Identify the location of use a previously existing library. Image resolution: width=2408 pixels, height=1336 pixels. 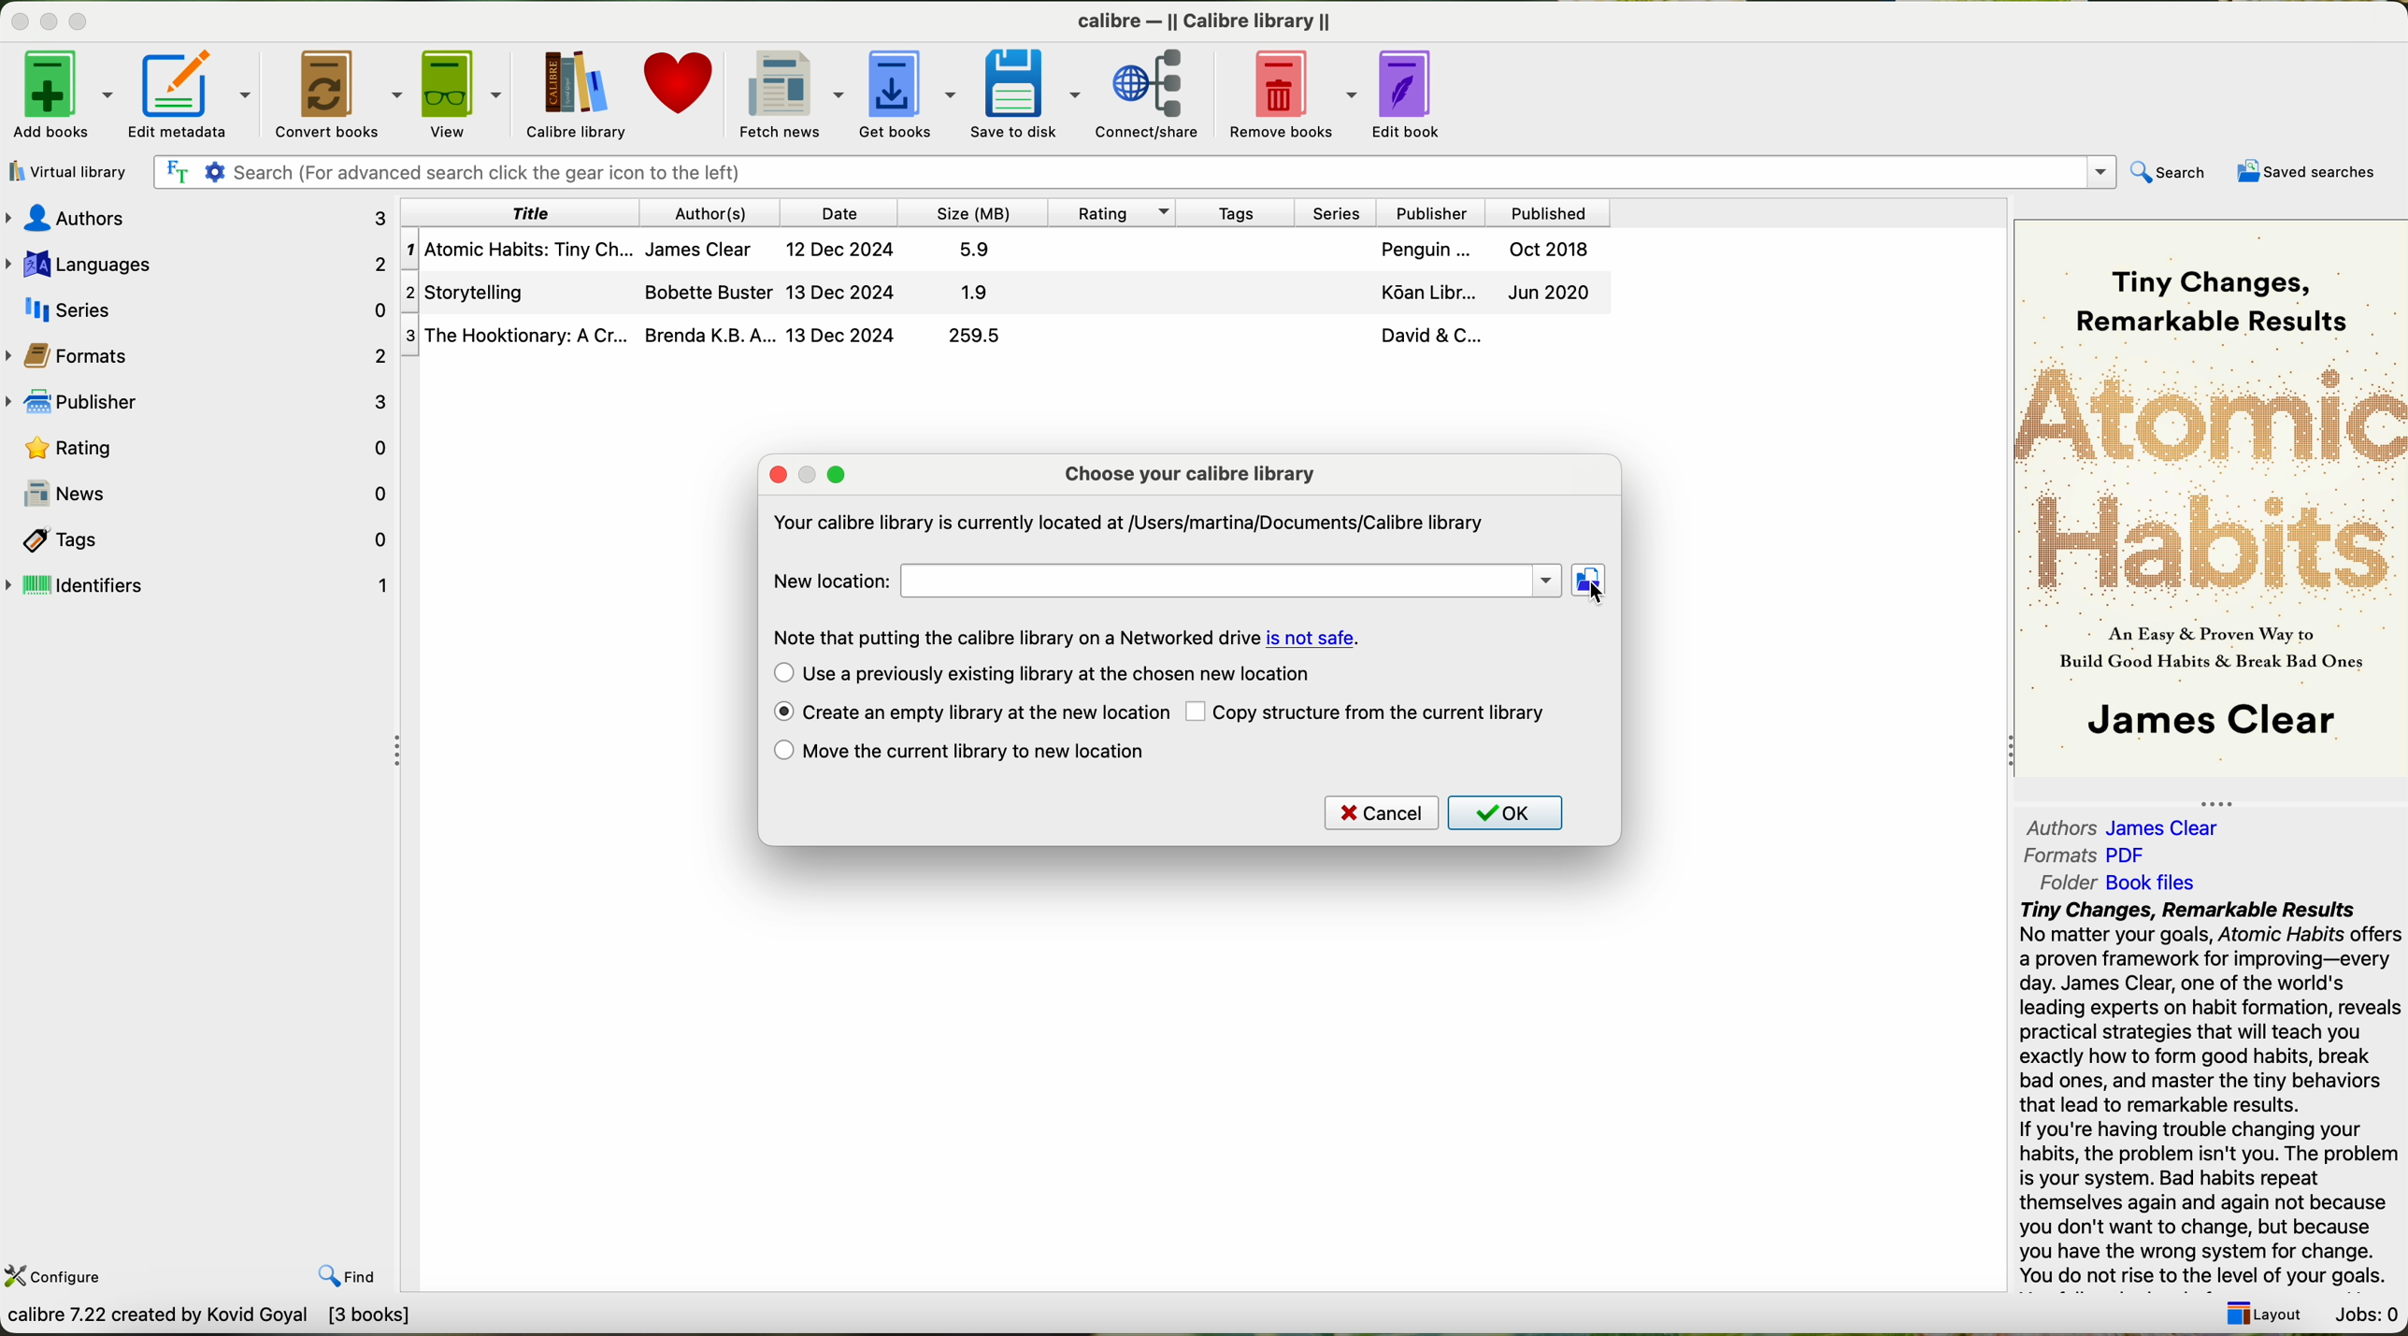
(1043, 673).